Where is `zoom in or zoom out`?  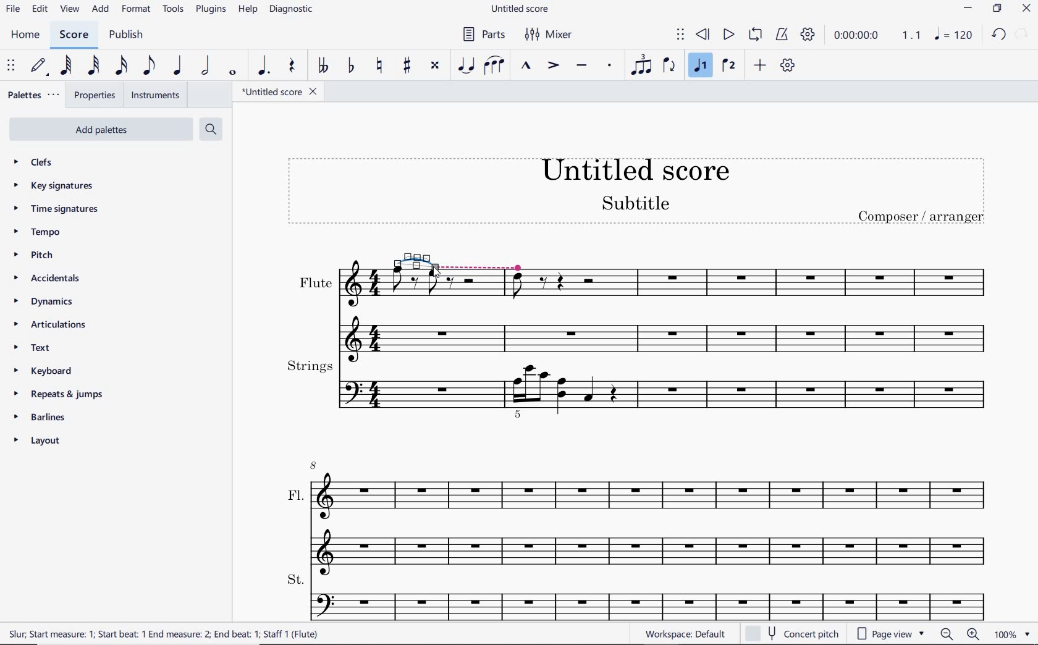 zoom in or zoom out is located at coordinates (959, 633).